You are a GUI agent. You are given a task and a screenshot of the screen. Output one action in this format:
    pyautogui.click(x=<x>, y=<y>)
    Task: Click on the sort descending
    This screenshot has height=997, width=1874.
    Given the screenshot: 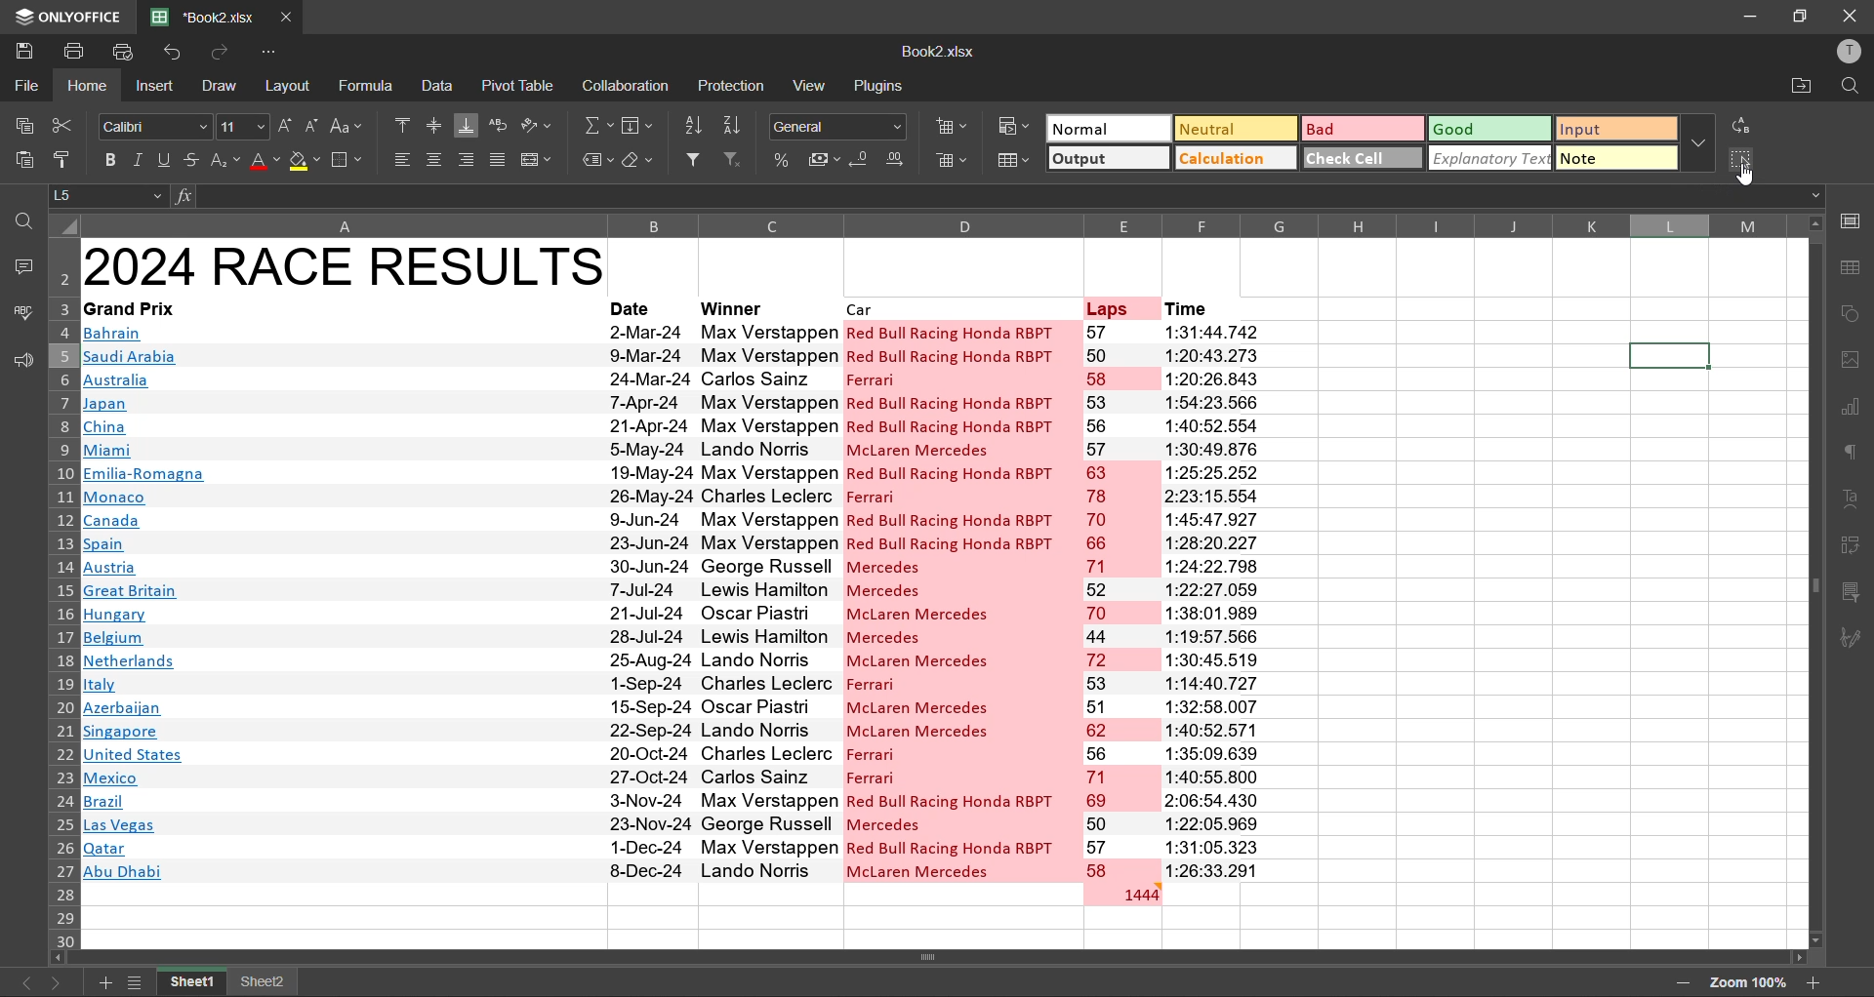 What is the action you would take?
    pyautogui.click(x=737, y=128)
    